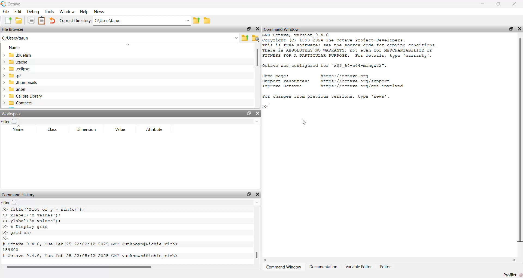 The height and width of the screenshot is (278, 523). Describe the element at coordinates (258, 29) in the screenshot. I see `close` at that location.